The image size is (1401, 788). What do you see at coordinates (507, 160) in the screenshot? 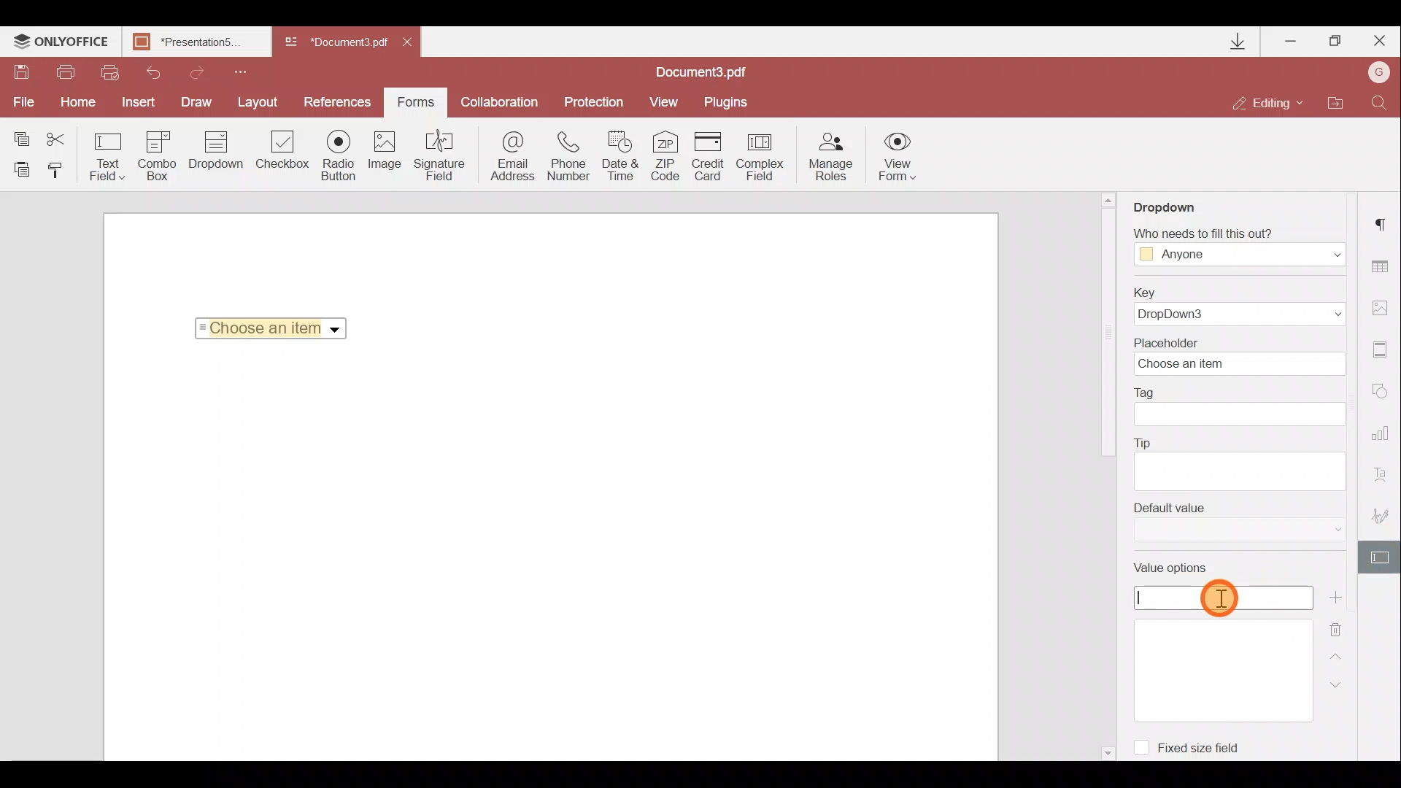
I see `Email address` at bounding box center [507, 160].